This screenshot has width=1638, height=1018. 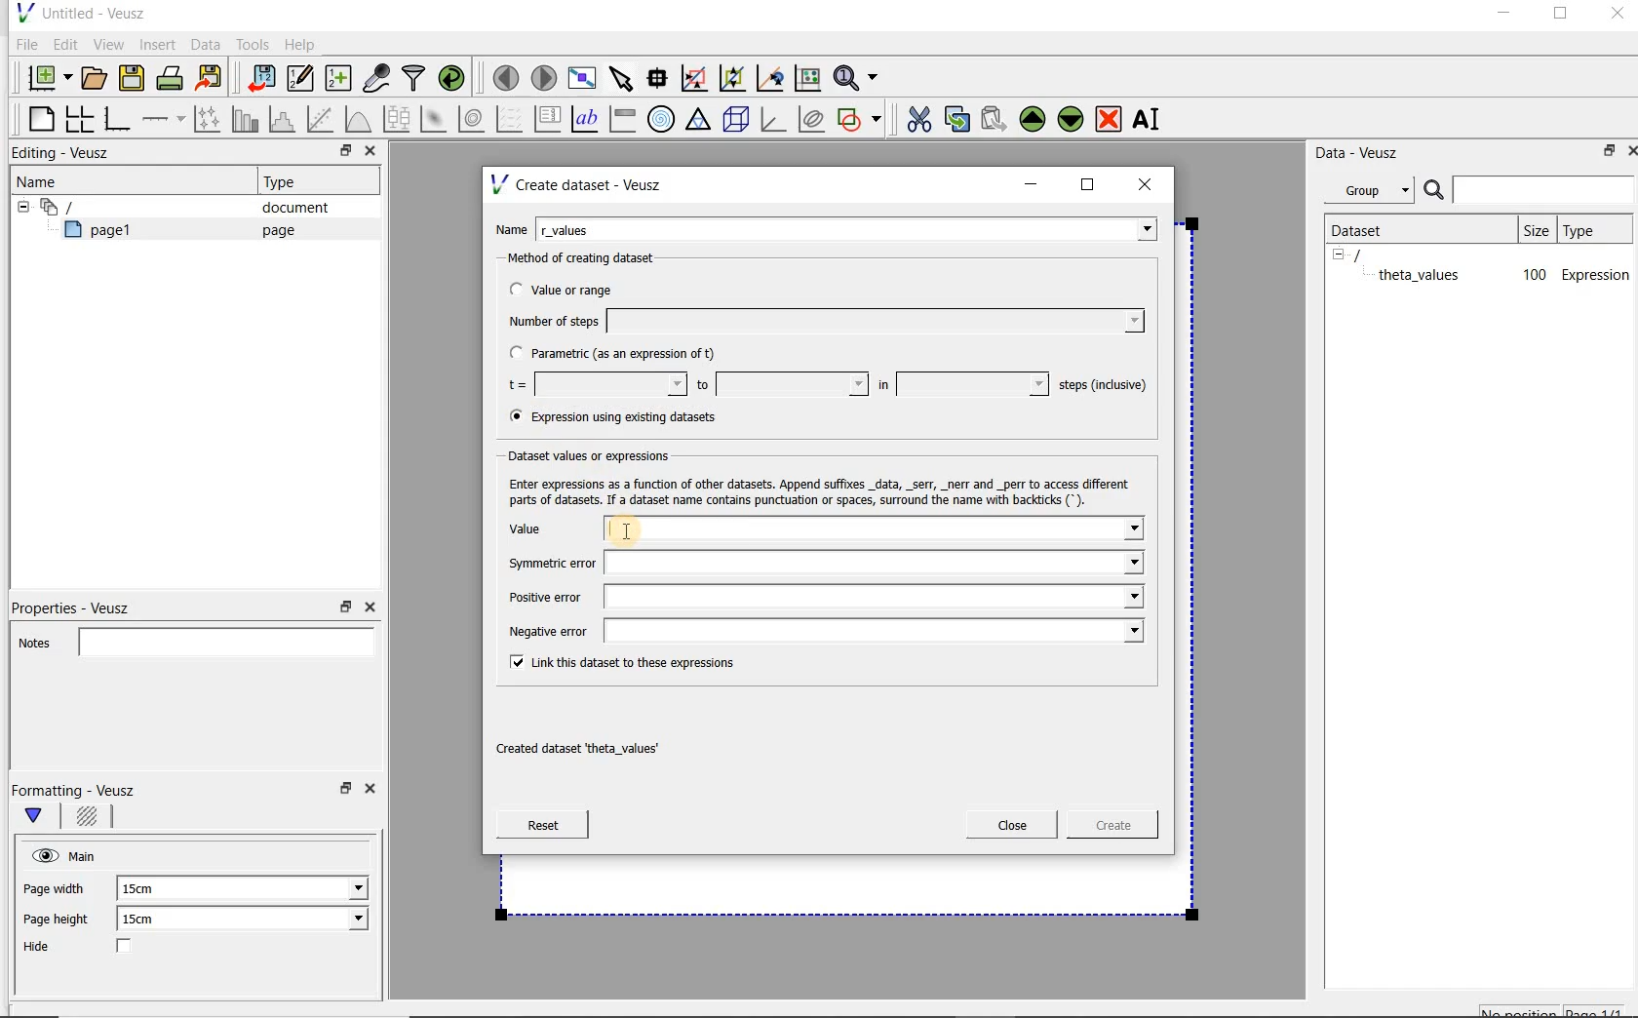 What do you see at coordinates (815, 489) in the screenshot?
I see `Enter expressions as a function of other datasets. Append suffixes _data, _serr, _nerr and _perr to access different
parts of datasets. If a dataset name contains punctuation or spaces, surround the name with backticks (*).` at bounding box center [815, 489].